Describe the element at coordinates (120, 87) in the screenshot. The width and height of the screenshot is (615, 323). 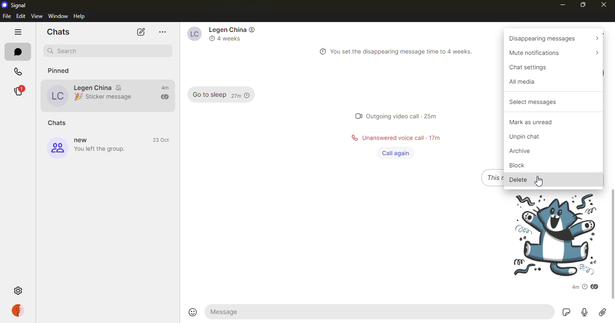
I see `mute notifications` at that location.